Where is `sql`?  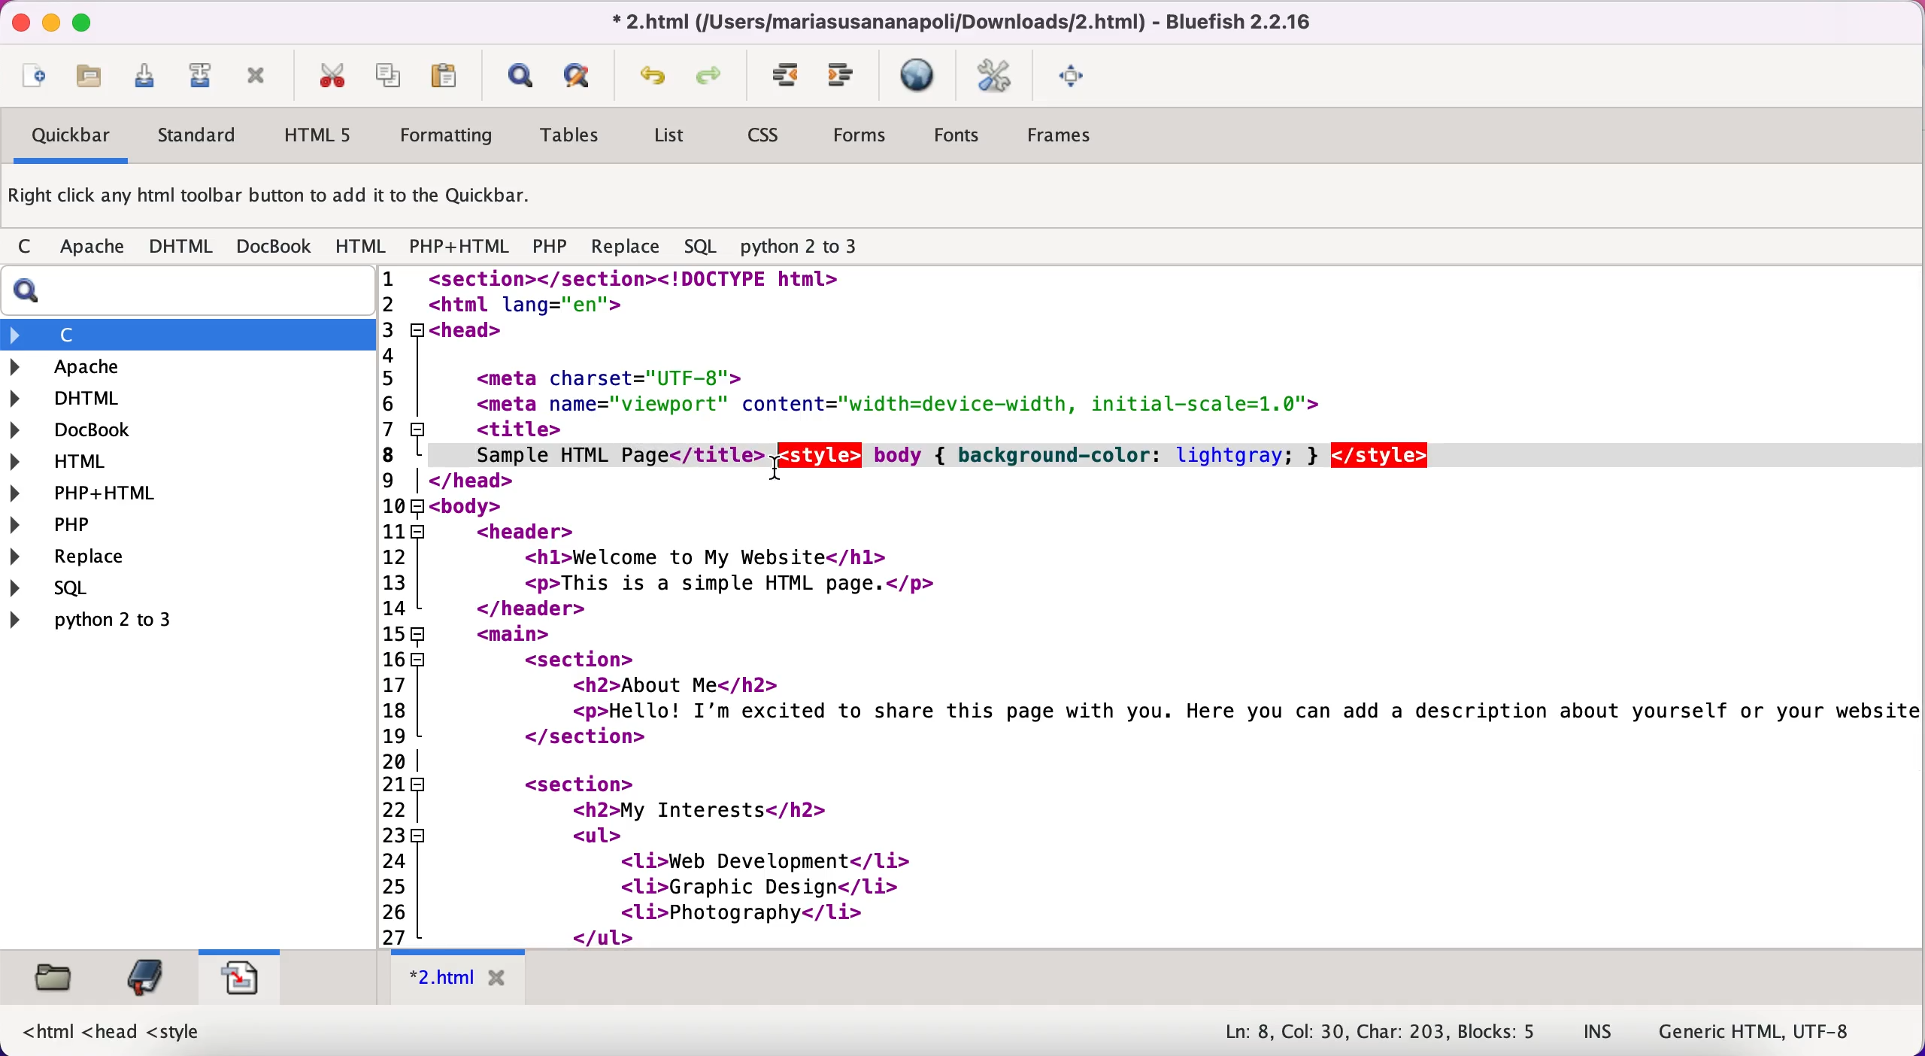
sql is located at coordinates (704, 247).